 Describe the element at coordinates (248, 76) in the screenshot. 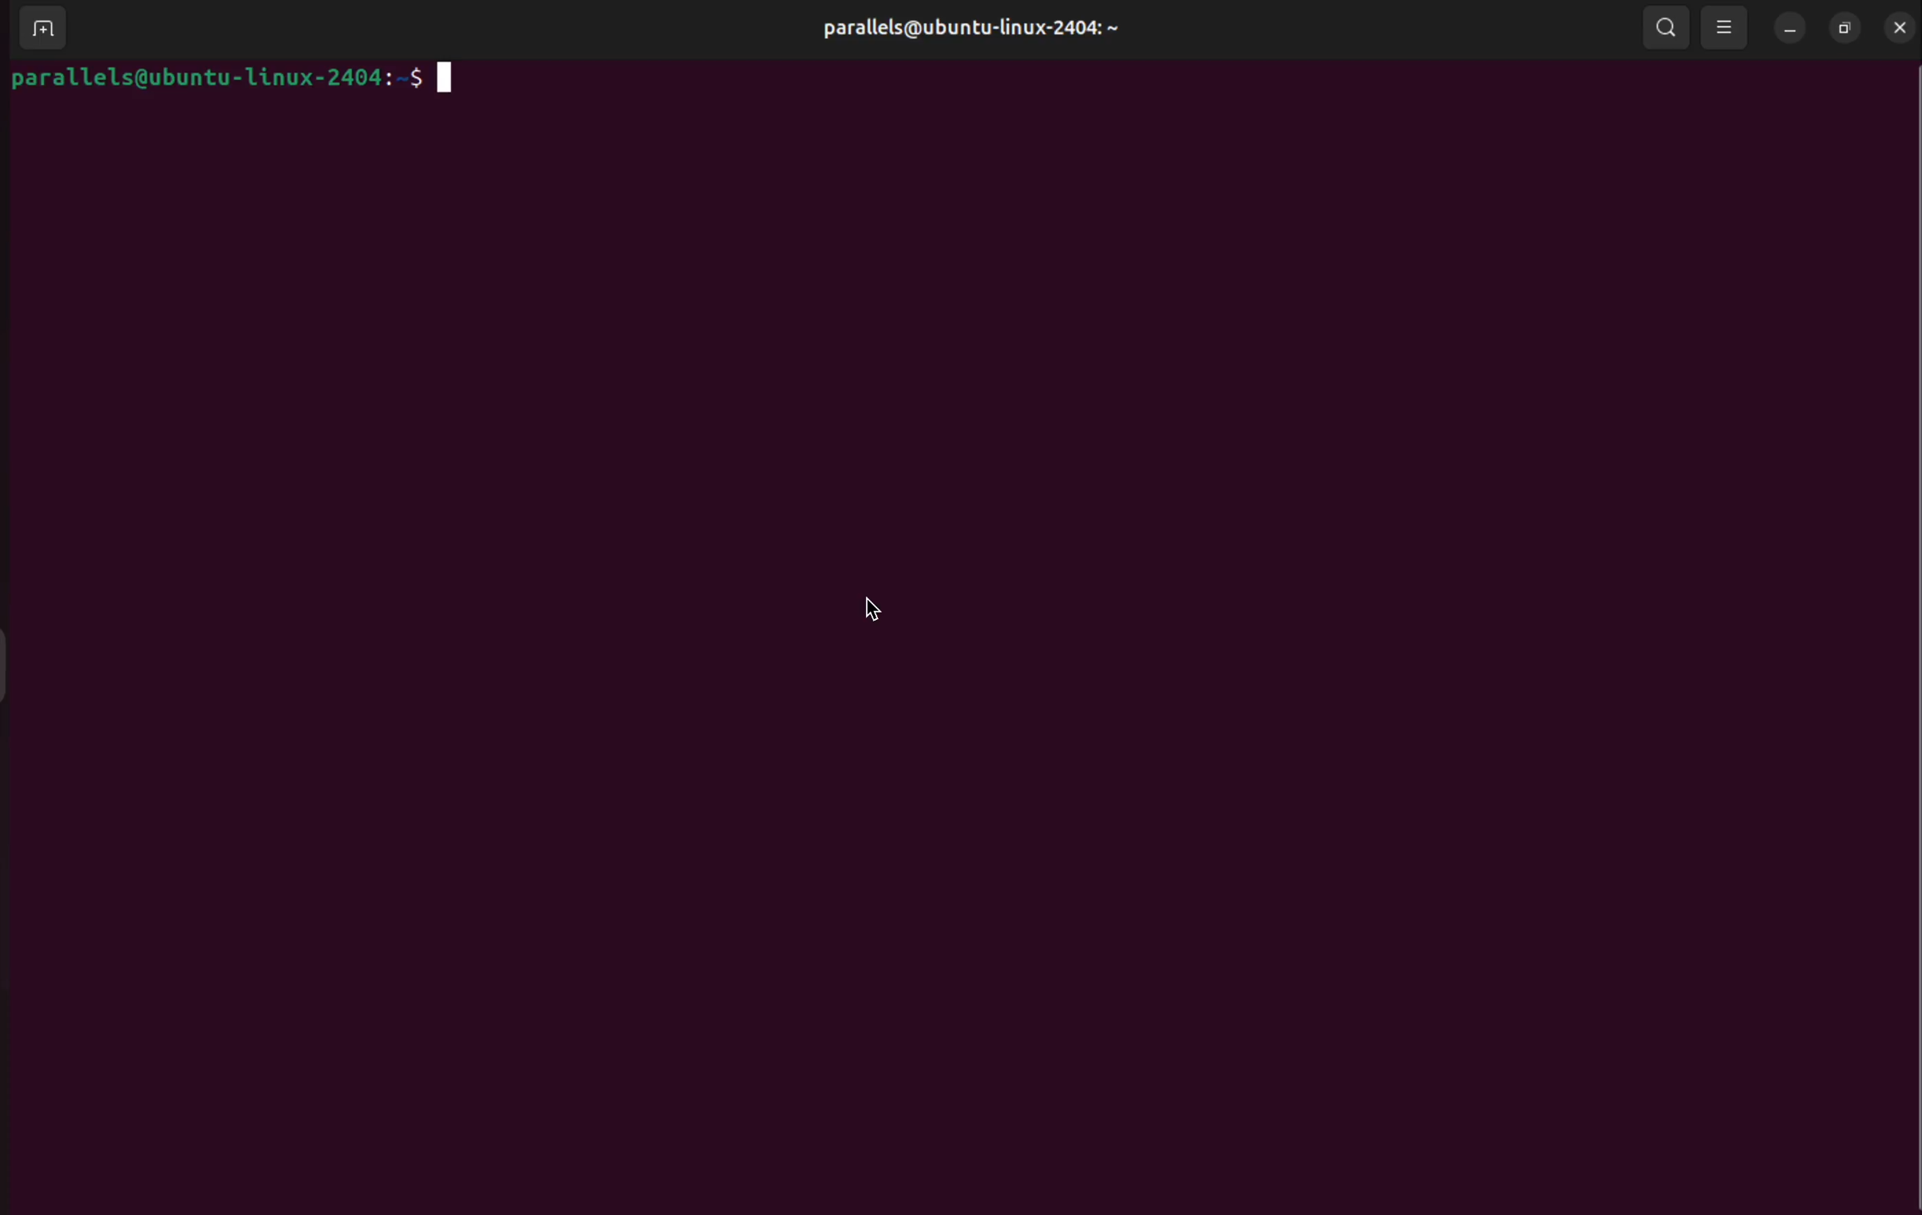

I see `bash prompt` at that location.